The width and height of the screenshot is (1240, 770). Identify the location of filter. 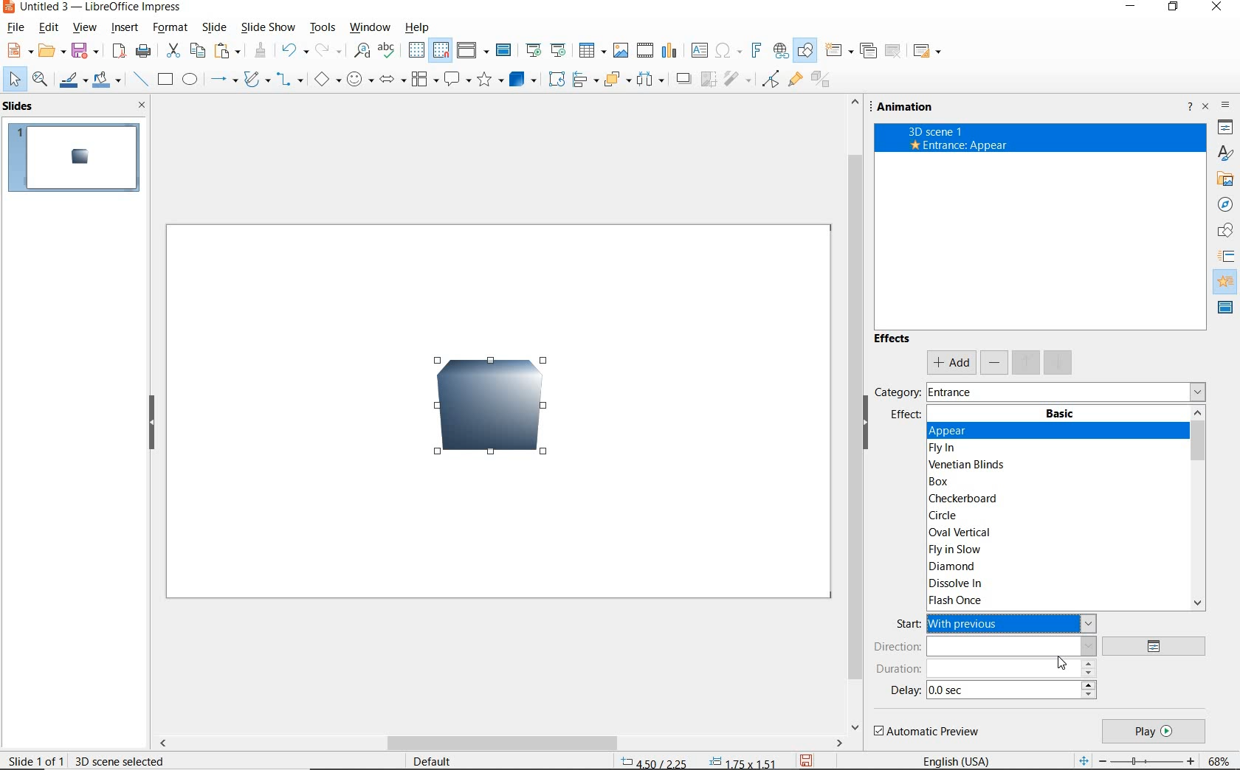
(737, 77).